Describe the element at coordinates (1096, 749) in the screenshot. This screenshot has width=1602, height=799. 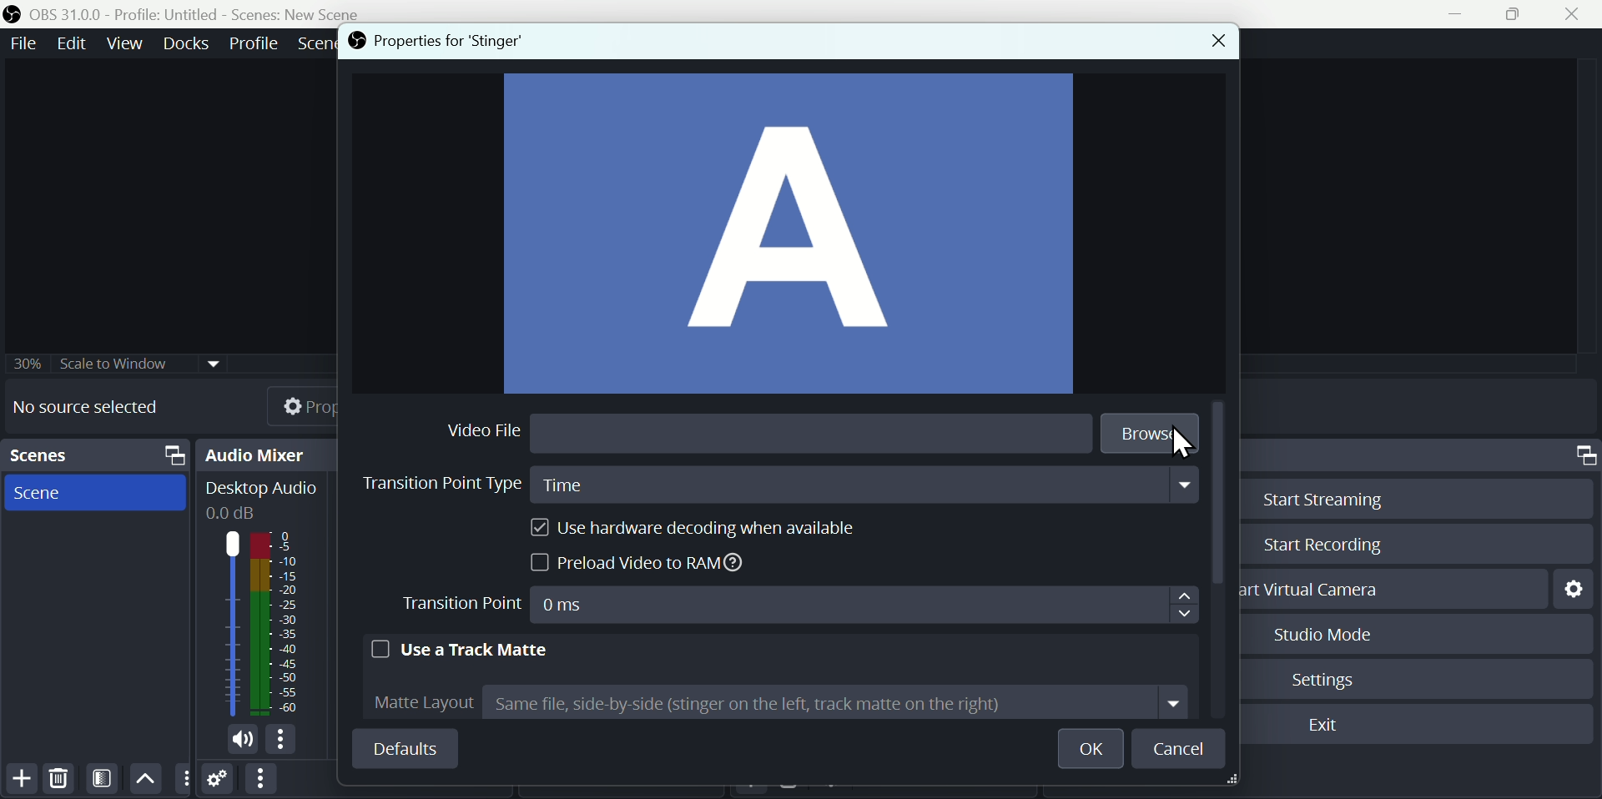
I see `O K` at that location.